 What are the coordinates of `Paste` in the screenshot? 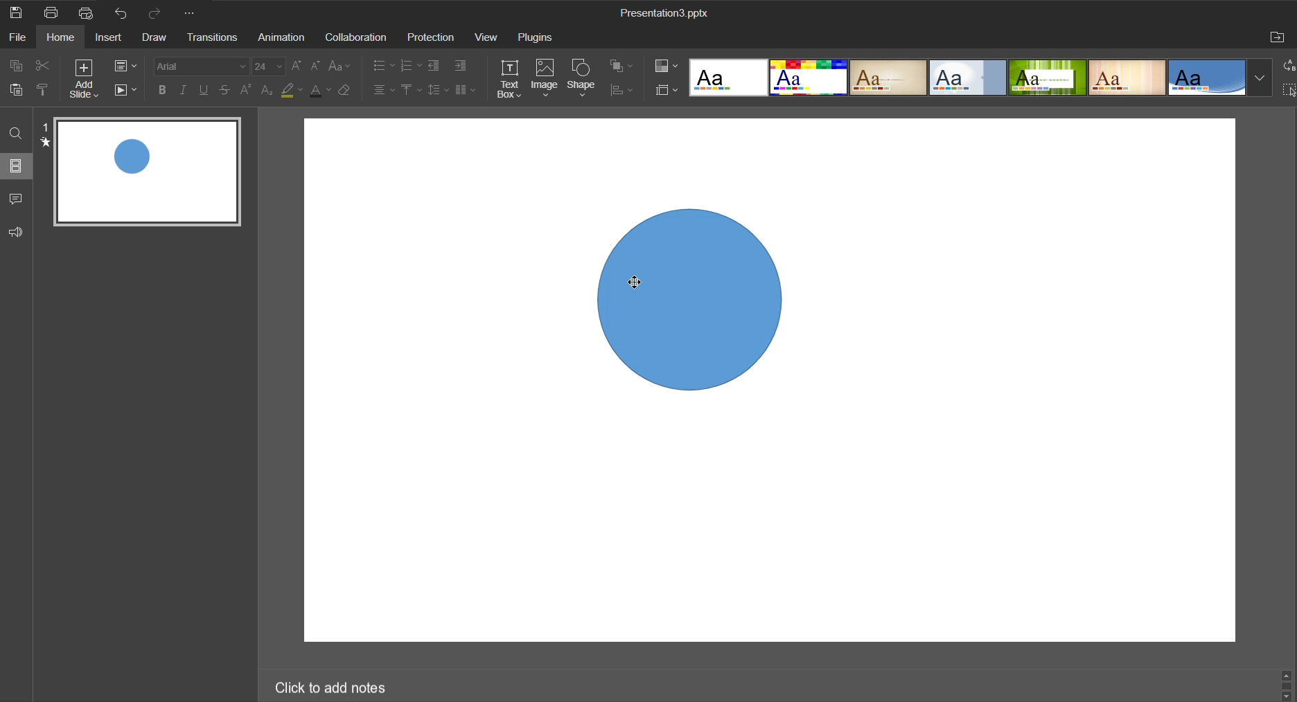 It's located at (16, 93).